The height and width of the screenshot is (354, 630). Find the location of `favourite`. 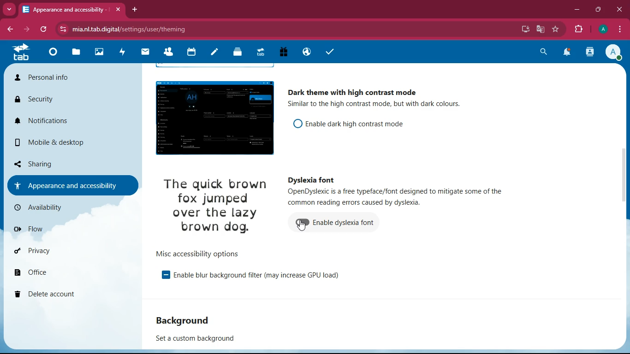

favourite is located at coordinates (556, 29).